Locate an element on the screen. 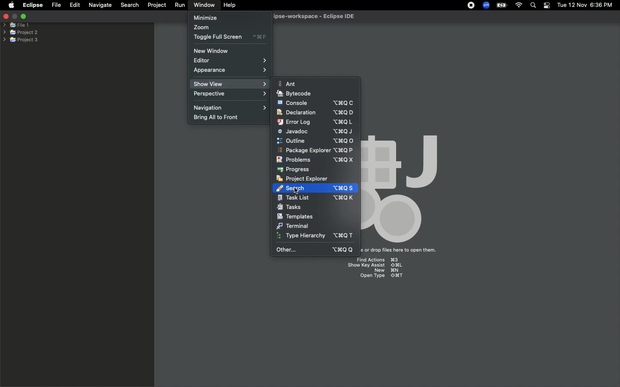 The width and height of the screenshot is (620, 387). Help is located at coordinates (230, 5).